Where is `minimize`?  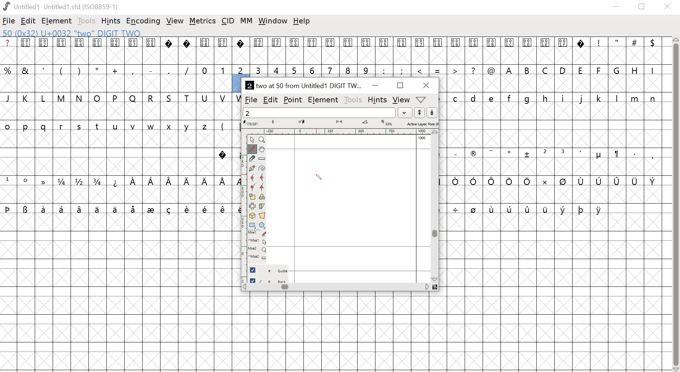
minimize is located at coordinates (375, 84).